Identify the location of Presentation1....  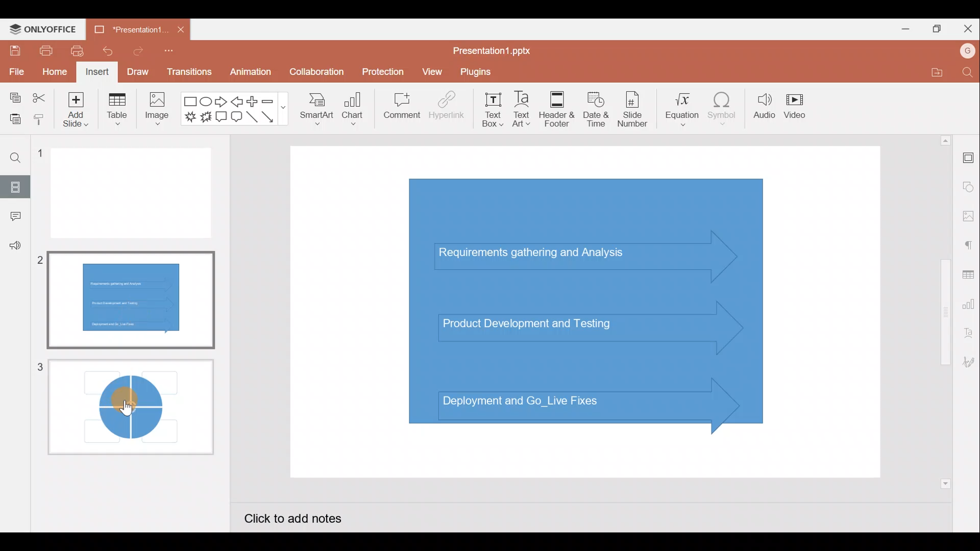
(126, 30).